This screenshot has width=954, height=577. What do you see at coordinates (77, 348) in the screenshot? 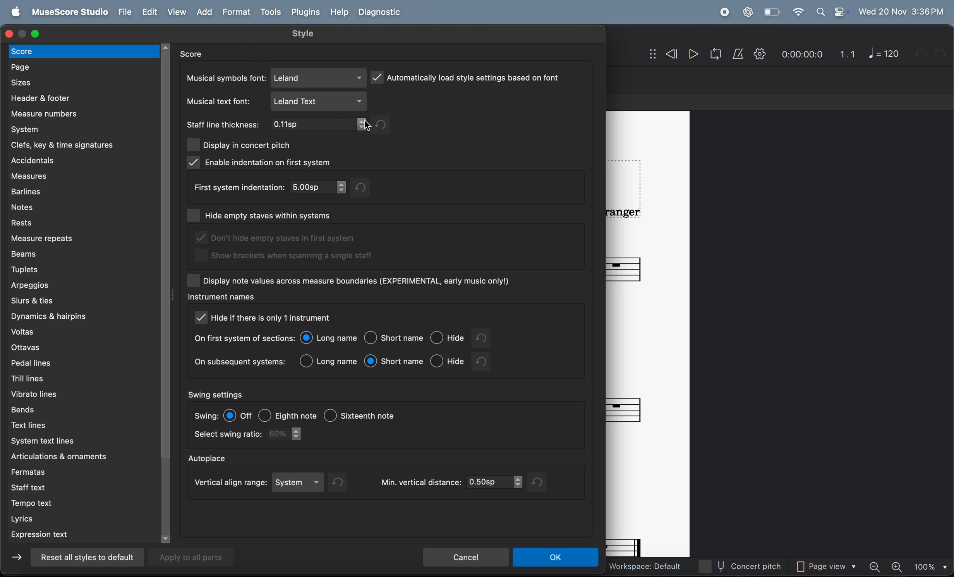
I see `ottavas` at bounding box center [77, 348].